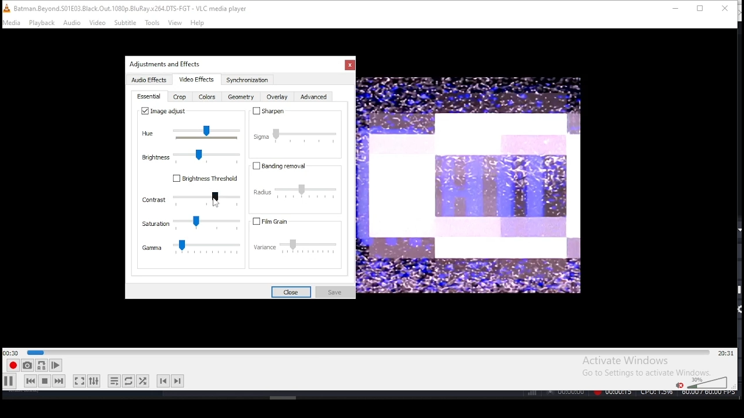 The height and width of the screenshot is (418, 744). I want to click on next chapter, so click(178, 380).